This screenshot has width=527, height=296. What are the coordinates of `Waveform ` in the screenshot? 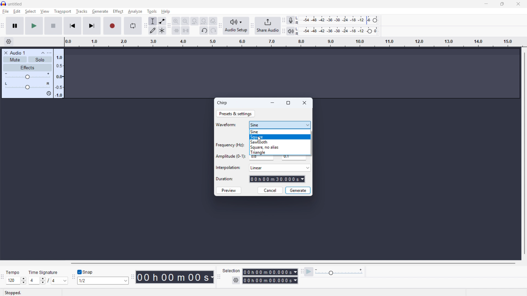 It's located at (280, 125).